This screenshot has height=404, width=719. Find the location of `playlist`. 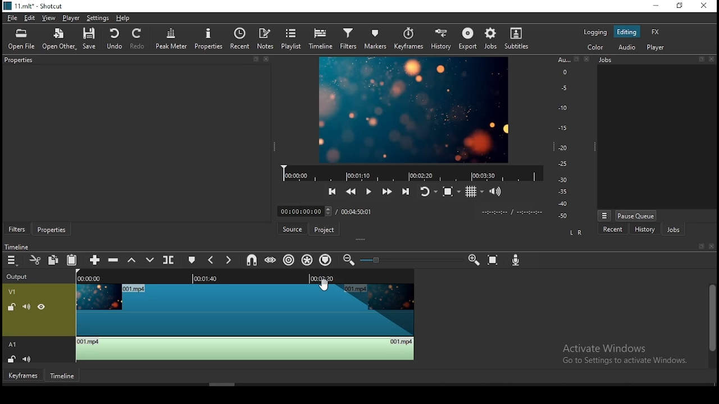

playlist is located at coordinates (293, 40).